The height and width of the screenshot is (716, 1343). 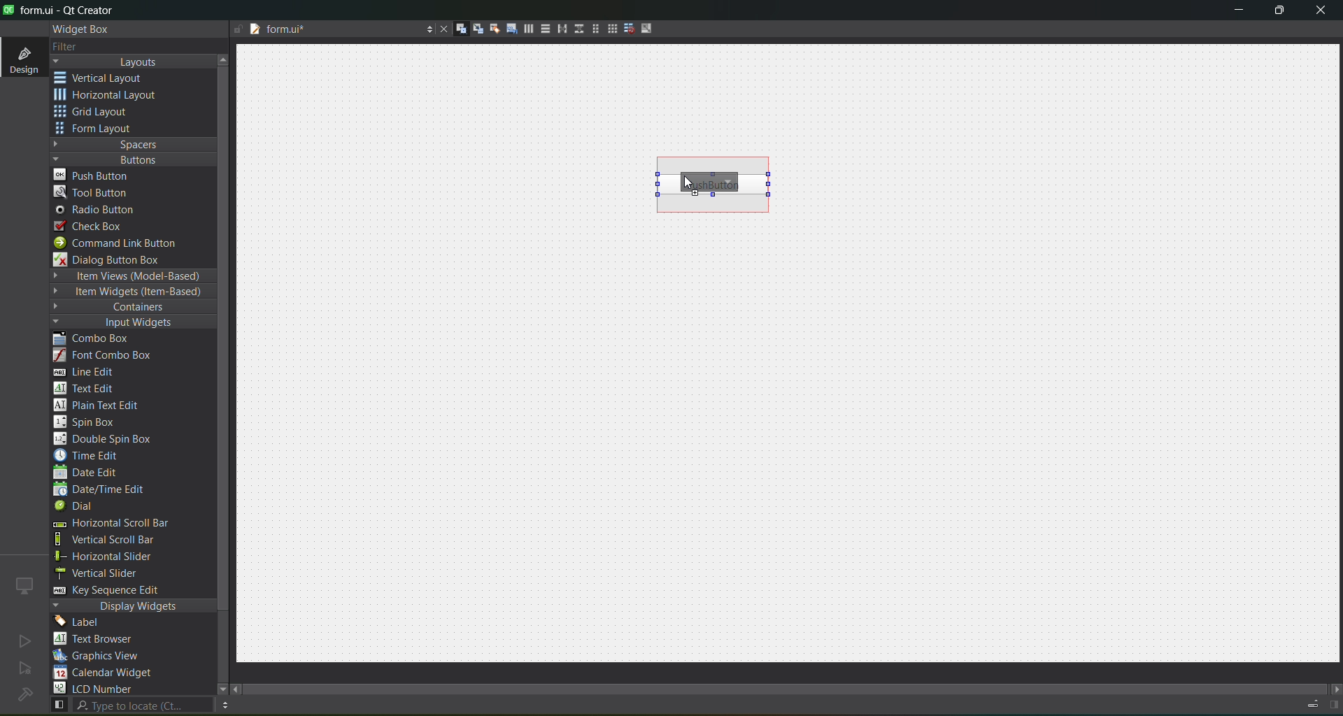 What do you see at coordinates (425, 31) in the screenshot?
I see `options` at bounding box center [425, 31].